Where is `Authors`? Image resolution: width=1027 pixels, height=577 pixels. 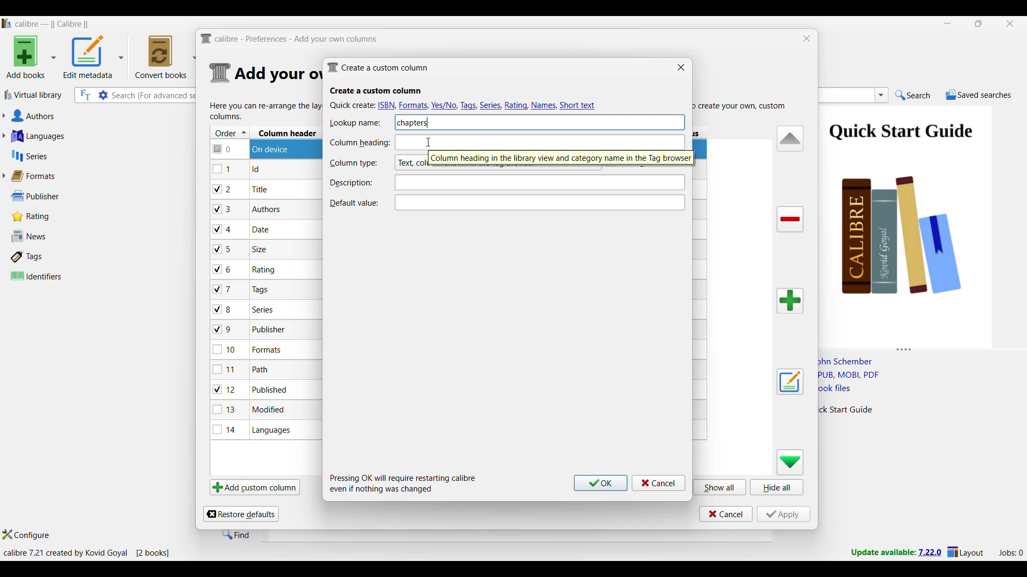
Authors is located at coordinates (85, 116).